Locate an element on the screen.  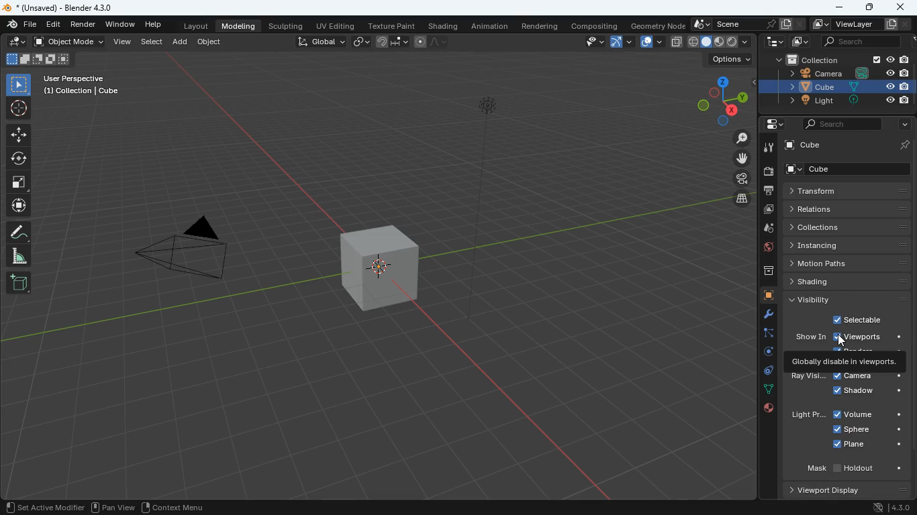
cube is located at coordinates (378, 267).